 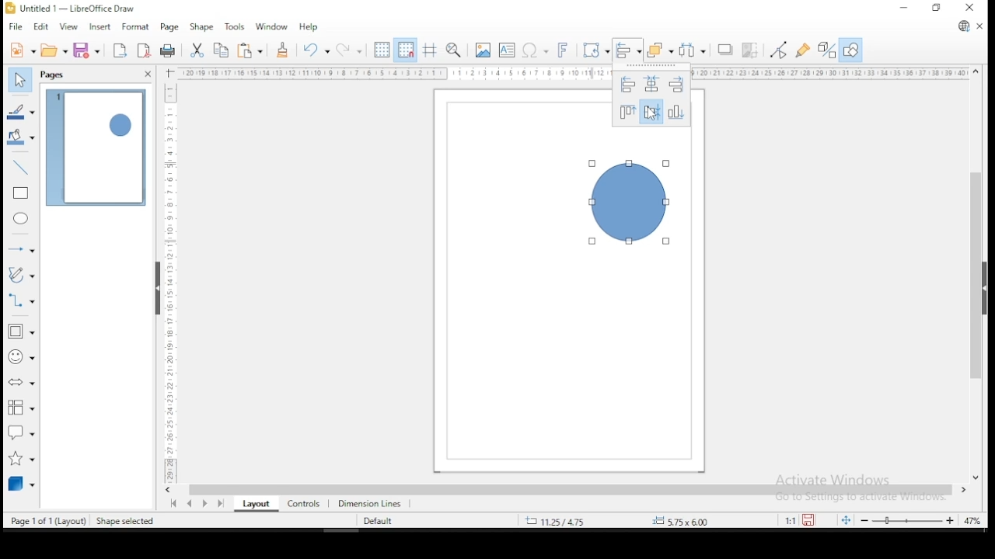 What do you see at coordinates (533, 49) in the screenshot?
I see `insert special characters` at bounding box center [533, 49].